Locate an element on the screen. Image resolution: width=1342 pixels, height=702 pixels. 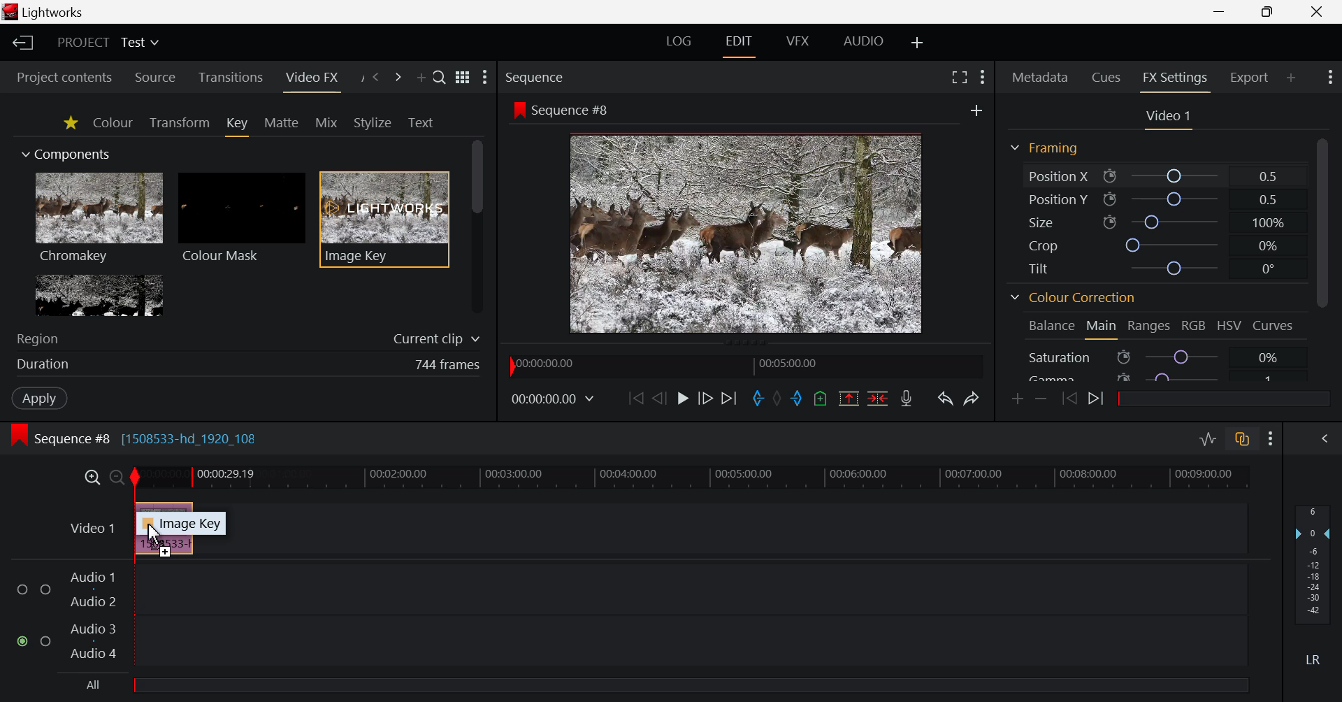
Audio Input Field is located at coordinates (688, 613).